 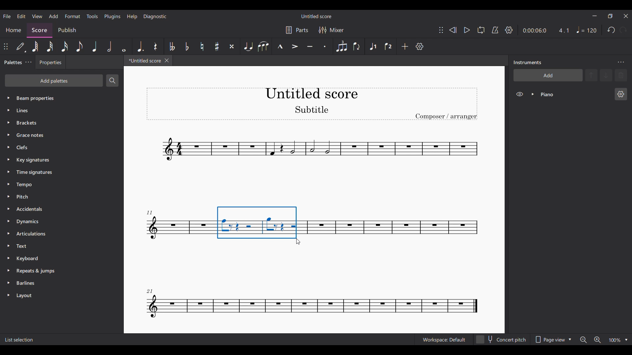 I want to click on Brackets, so click(x=59, y=121).